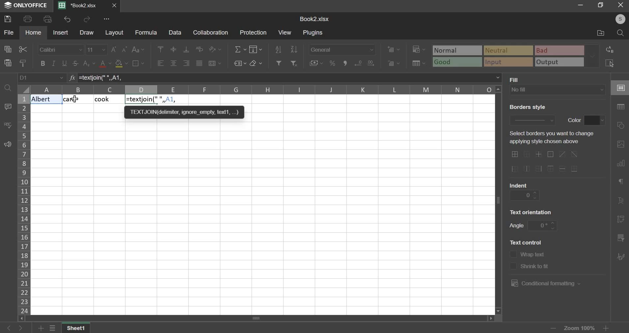 The width and height of the screenshot is (629, 333). What do you see at coordinates (65, 63) in the screenshot?
I see `underline` at bounding box center [65, 63].